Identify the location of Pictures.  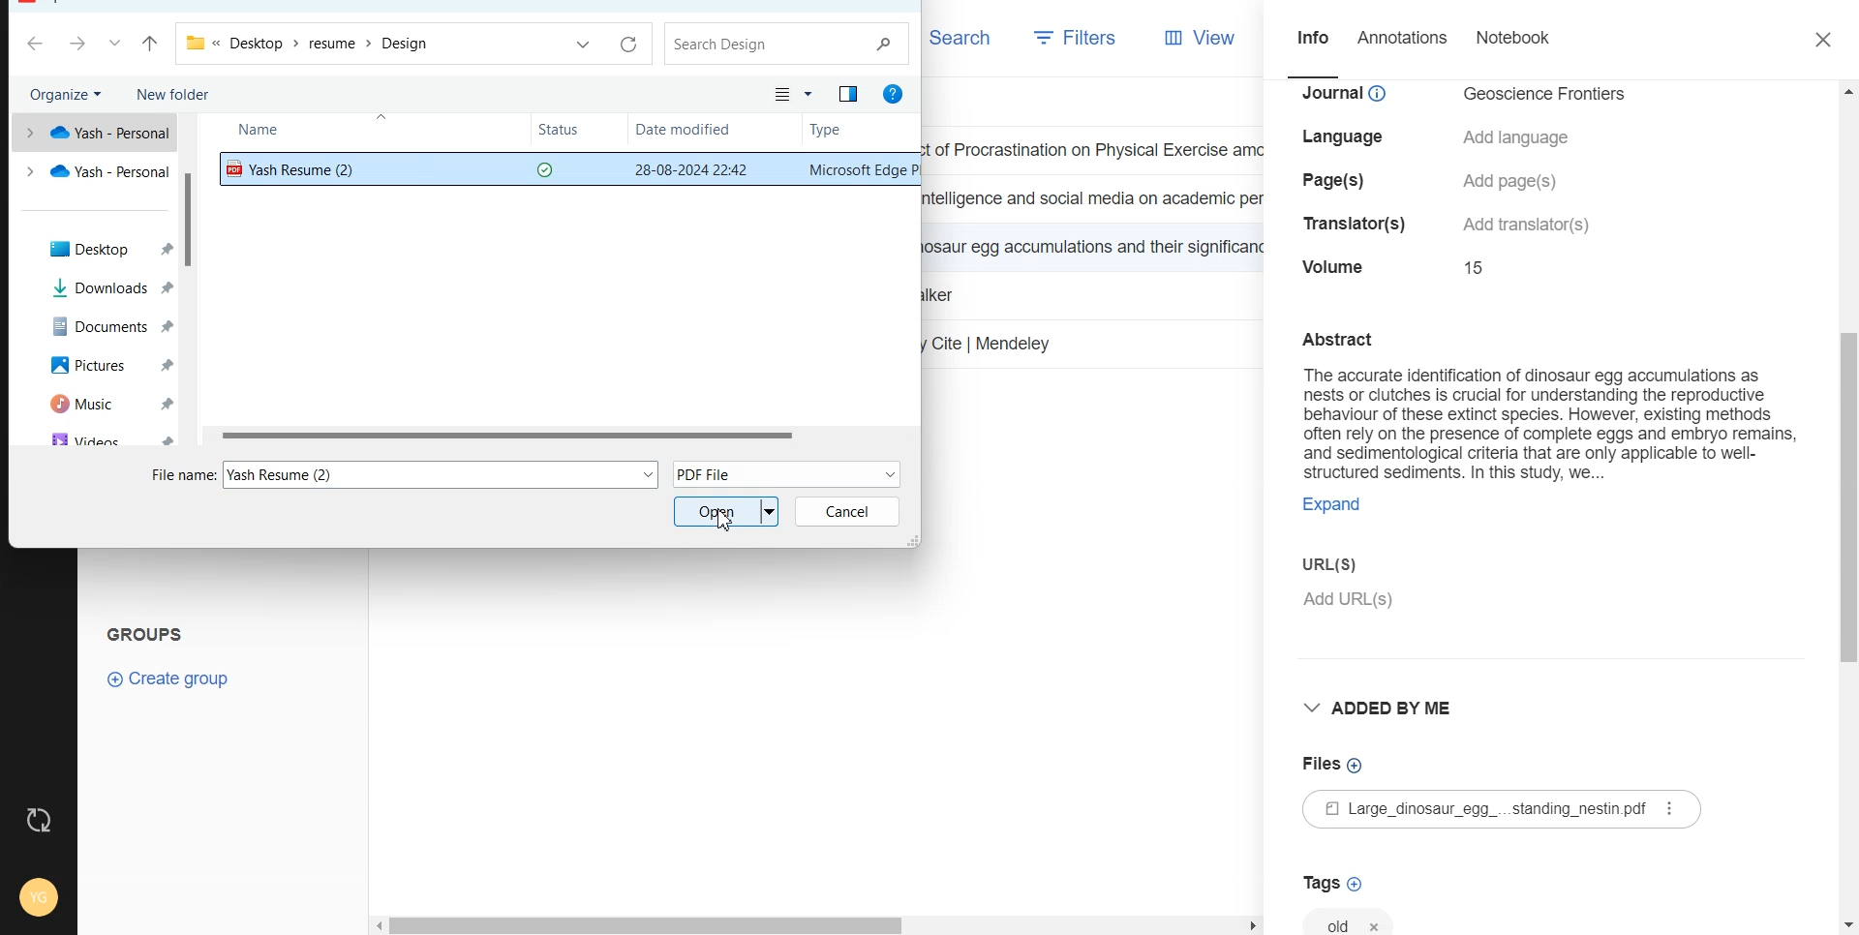
(95, 362).